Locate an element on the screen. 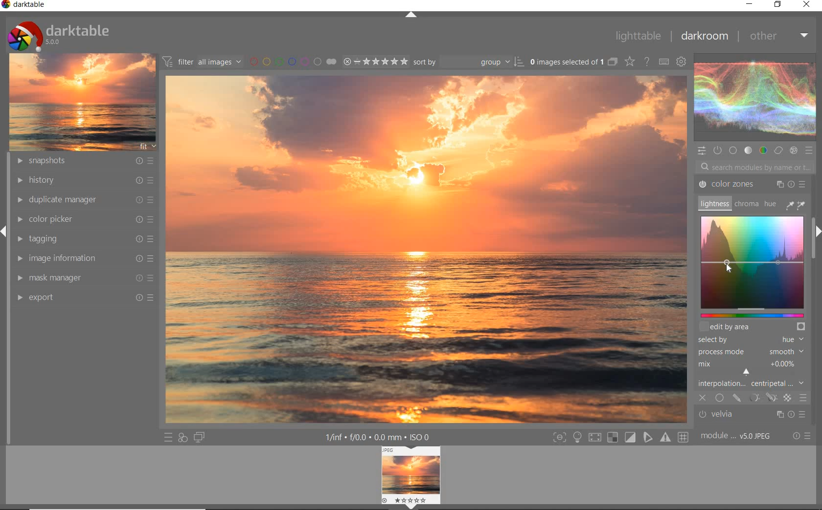  COLOR PICKER TOOLS is located at coordinates (796, 204).